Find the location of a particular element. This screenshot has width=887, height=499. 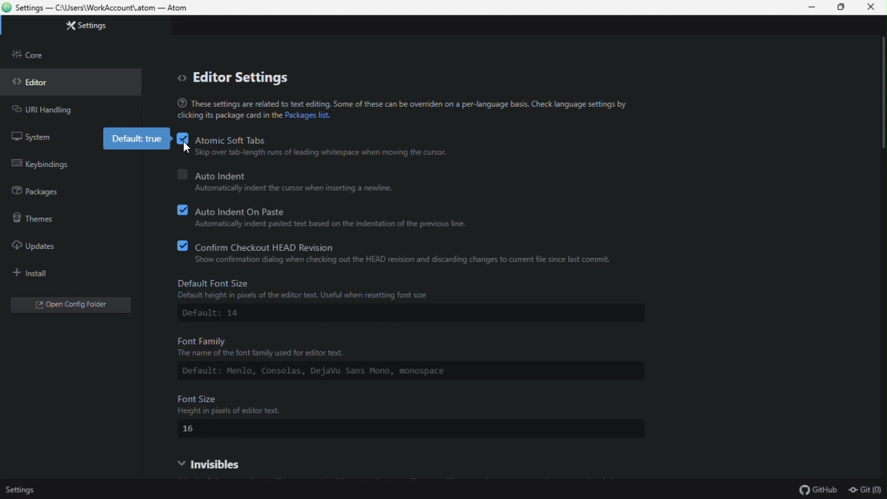

Update is located at coordinates (51, 243).